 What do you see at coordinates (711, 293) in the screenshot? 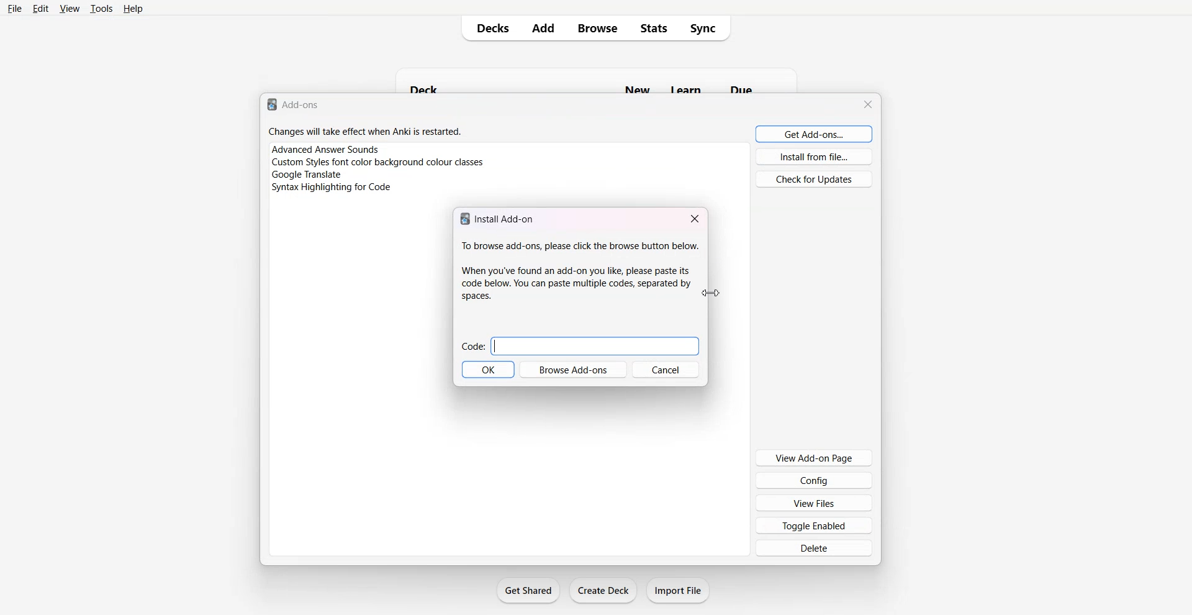
I see `resizing arrow` at bounding box center [711, 293].